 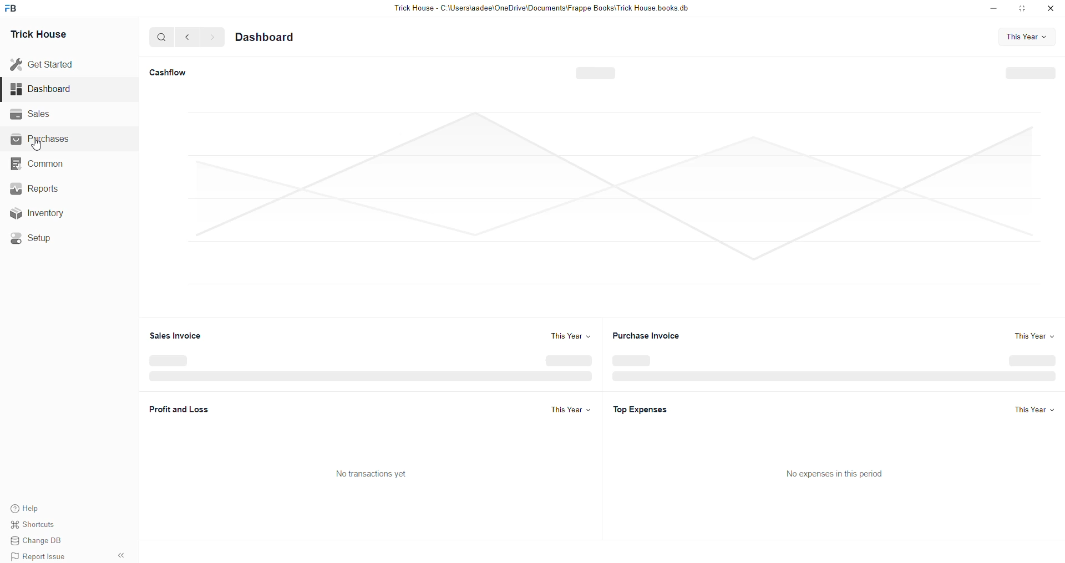 What do you see at coordinates (42, 541) in the screenshot?
I see `Change DB` at bounding box center [42, 541].